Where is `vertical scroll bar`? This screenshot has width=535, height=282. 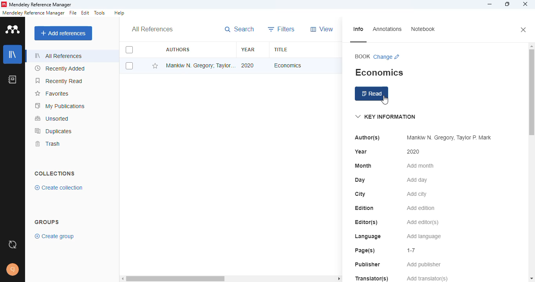
vertical scroll bar is located at coordinates (531, 93).